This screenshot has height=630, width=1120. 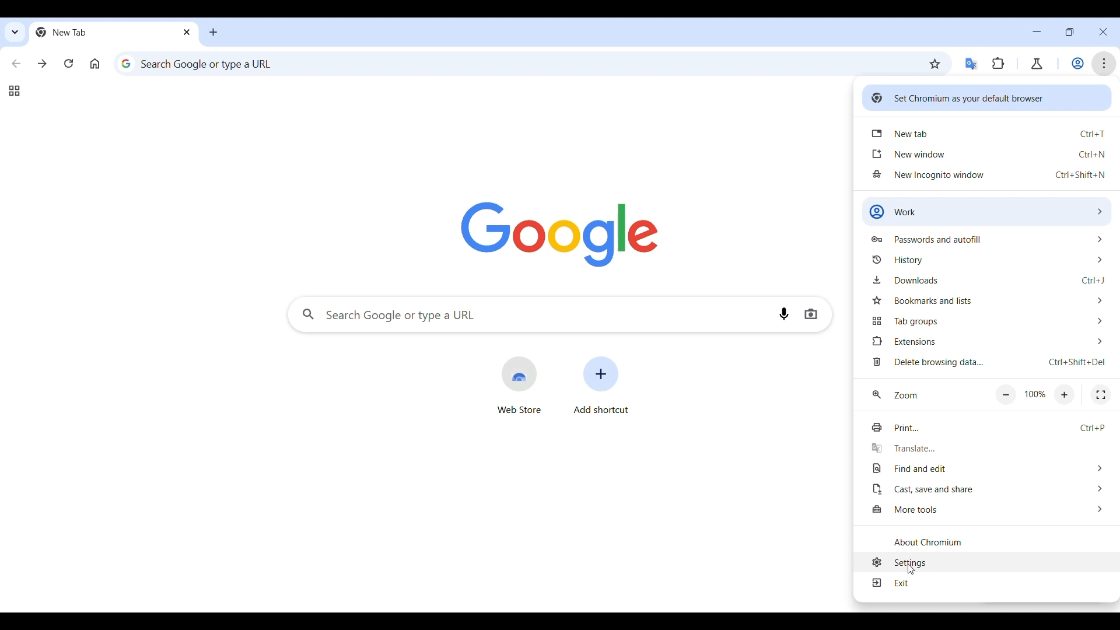 I want to click on Fullscreen, so click(x=1101, y=395).